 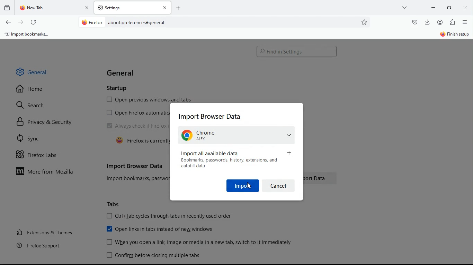 What do you see at coordinates (8, 23) in the screenshot?
I see `back` at bounding box center [8, 23].